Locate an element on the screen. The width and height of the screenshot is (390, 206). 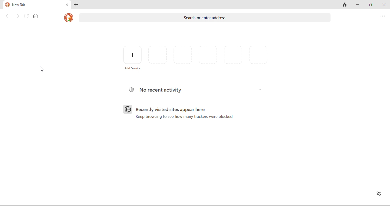
maximize is located at coordinates (371, 5).